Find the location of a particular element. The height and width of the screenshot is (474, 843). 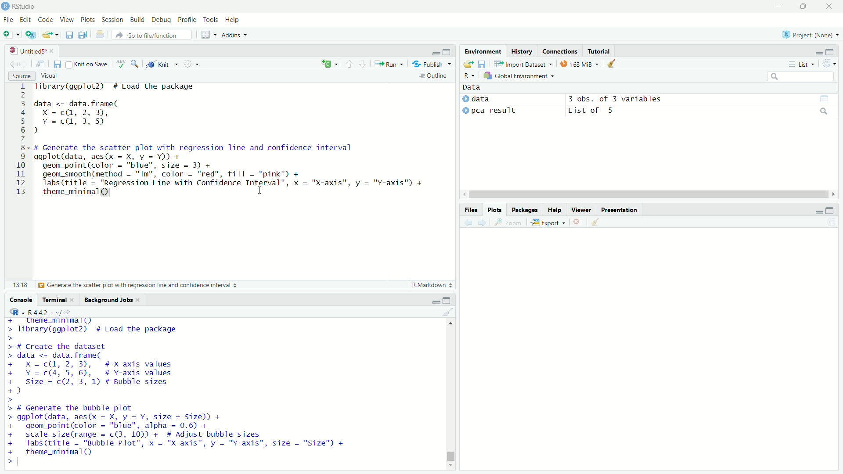

Background Jobs is located at coordinates (107, 300).